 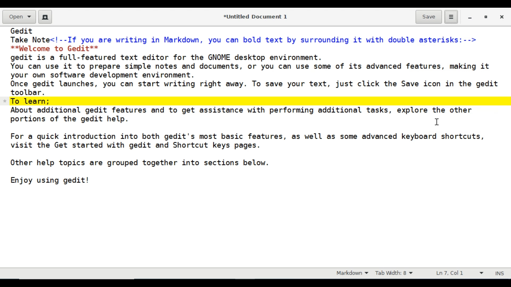 I want to click on Once gedit launches, you can start writing right away. To save your text, just click the Save icon in the gedit toolbar., so click(x=257, y=88).